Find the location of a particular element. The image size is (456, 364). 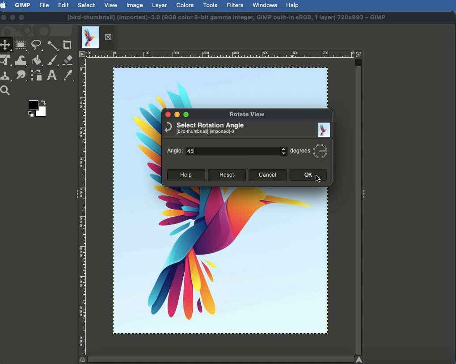

Paint is located at coordinates (52, 61).